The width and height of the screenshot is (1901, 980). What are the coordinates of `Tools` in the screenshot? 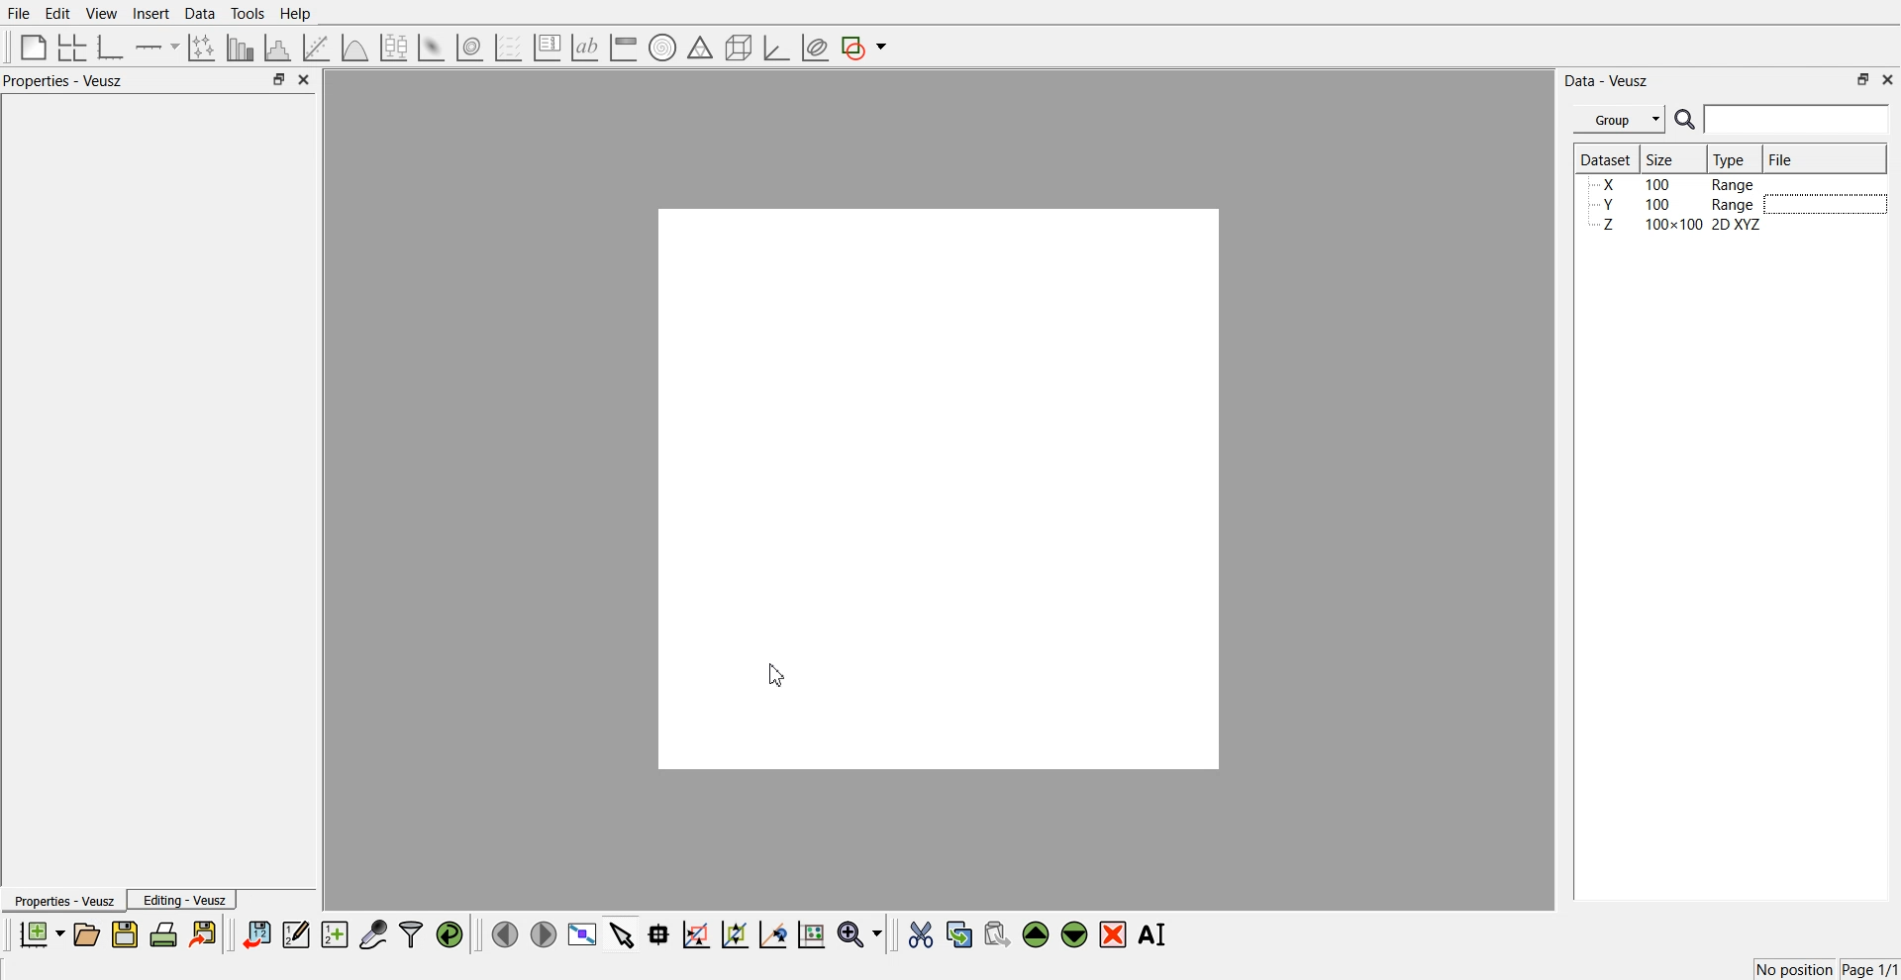 It's located at (249, 14).